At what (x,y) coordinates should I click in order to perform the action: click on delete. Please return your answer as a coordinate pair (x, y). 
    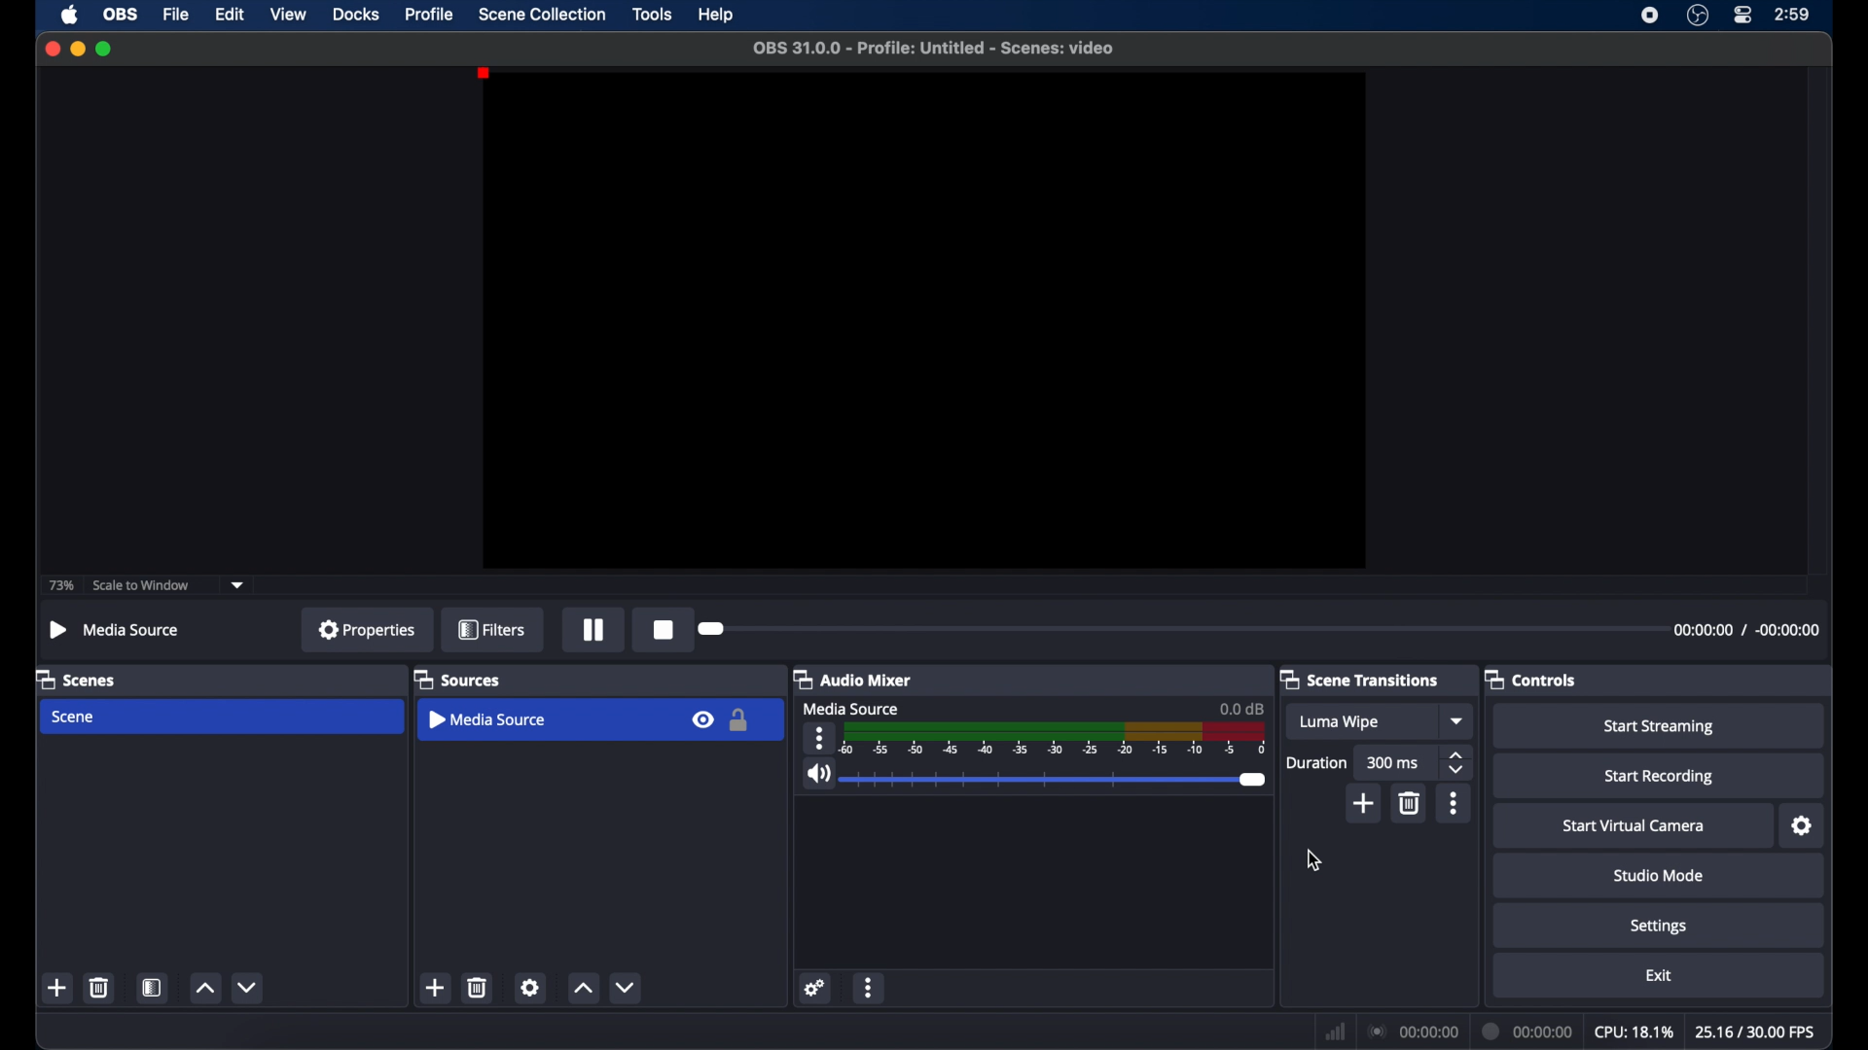
    Looking at the image, I should click on (1411, 804).